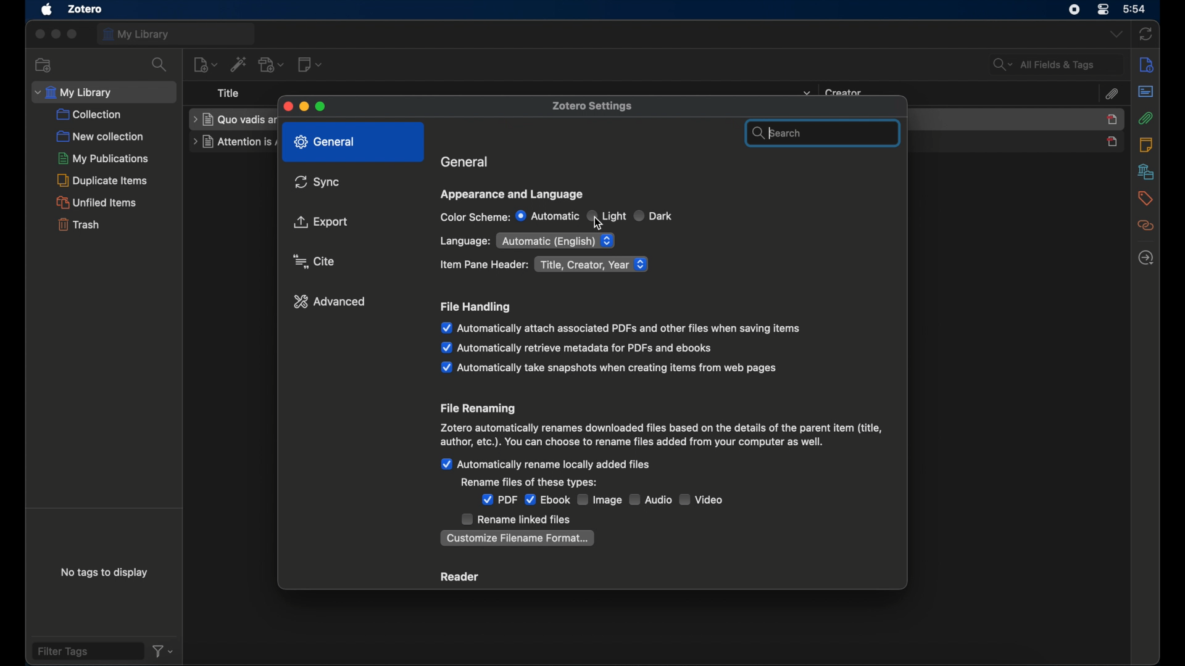 This screenshot has width=1185, height=666. Describe the element at coordinates (515, 520) in the screenshot. I see `rename linked files` at that location.